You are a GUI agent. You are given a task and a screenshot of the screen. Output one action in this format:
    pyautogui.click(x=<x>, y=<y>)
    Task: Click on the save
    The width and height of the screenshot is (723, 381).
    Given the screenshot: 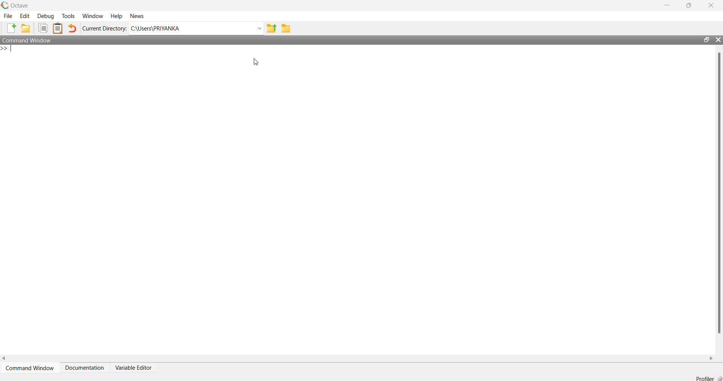 What is the action you would take?
    pyautogui.click(x=26, y=28)
    